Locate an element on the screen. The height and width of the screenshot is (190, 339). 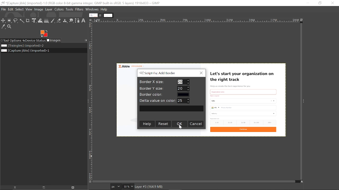
Current tab is located at coordinates (93, 15).